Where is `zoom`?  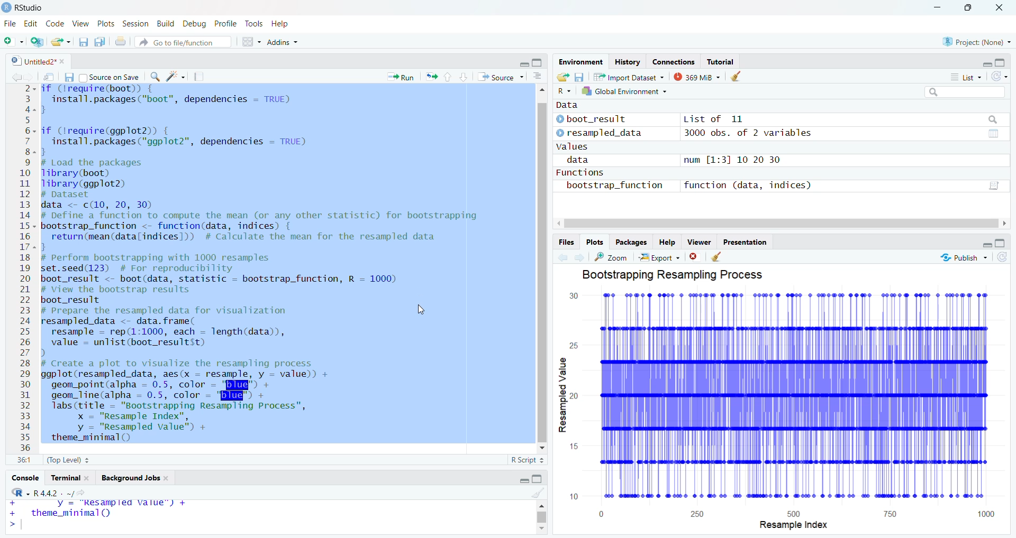
zoom is located at coordinates (611, 257).